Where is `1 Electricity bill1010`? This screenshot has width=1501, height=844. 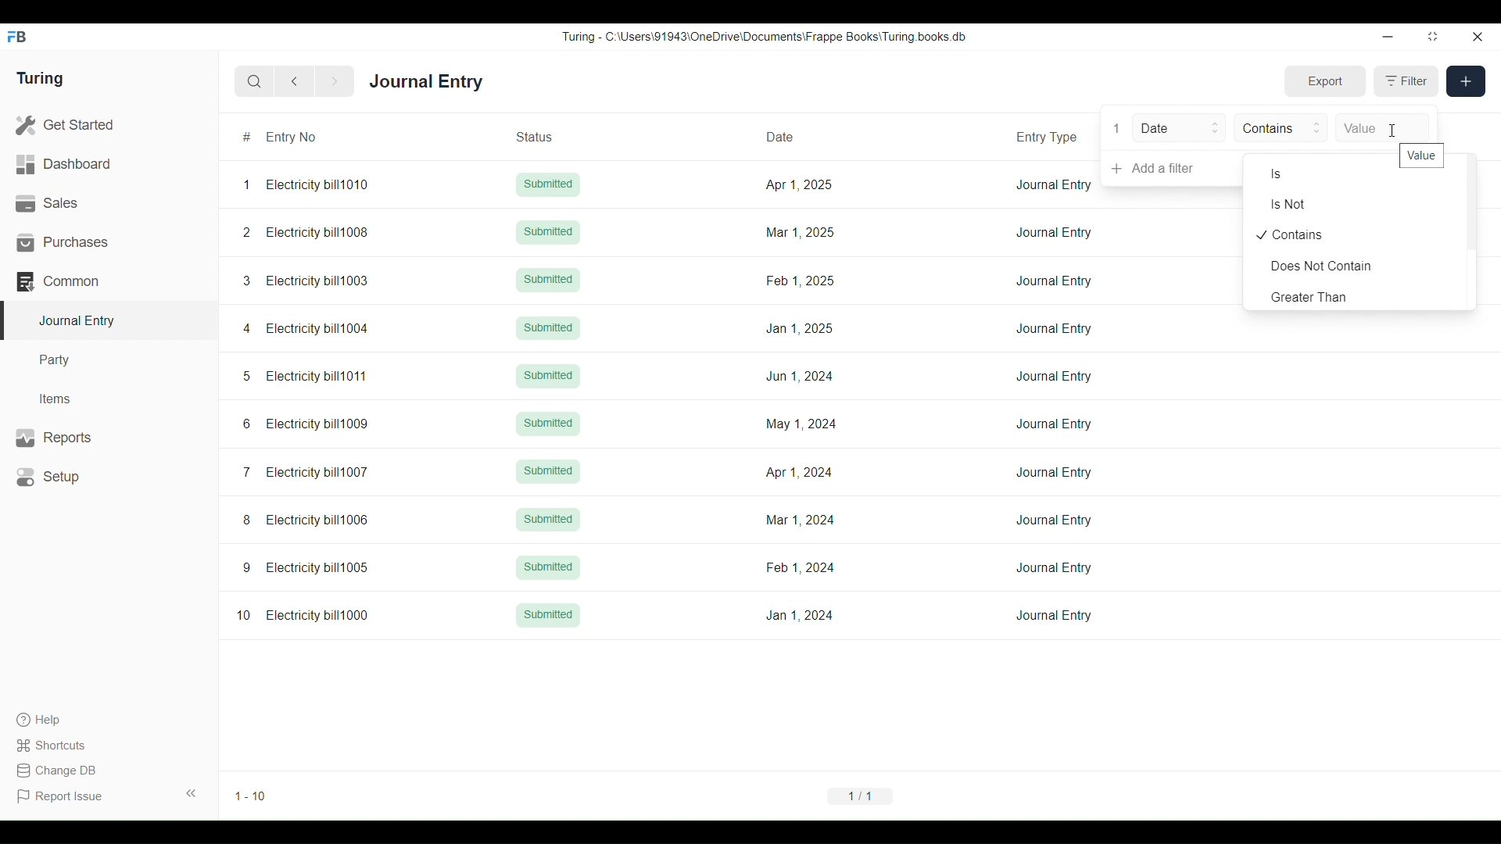 1 Electricity bill1010 is located at coordinates (306, 184).